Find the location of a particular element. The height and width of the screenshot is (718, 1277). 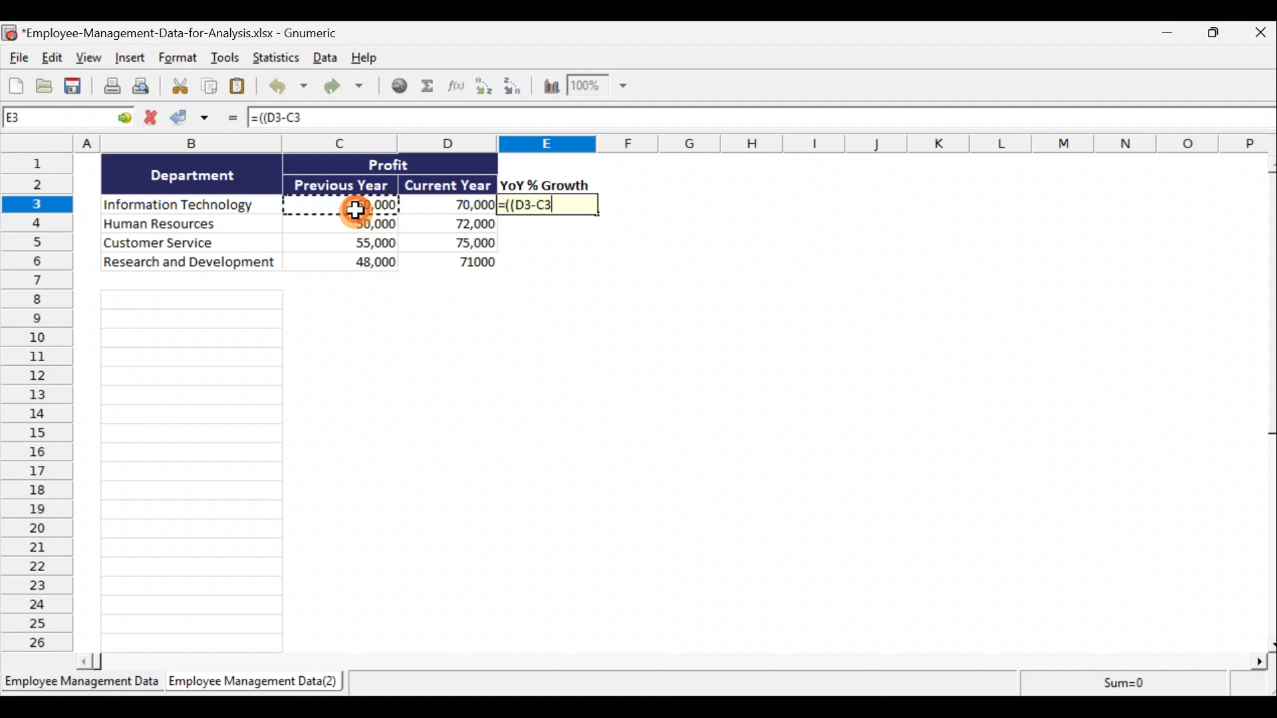

Insert hyperlink is located at coordinates (398, 87).